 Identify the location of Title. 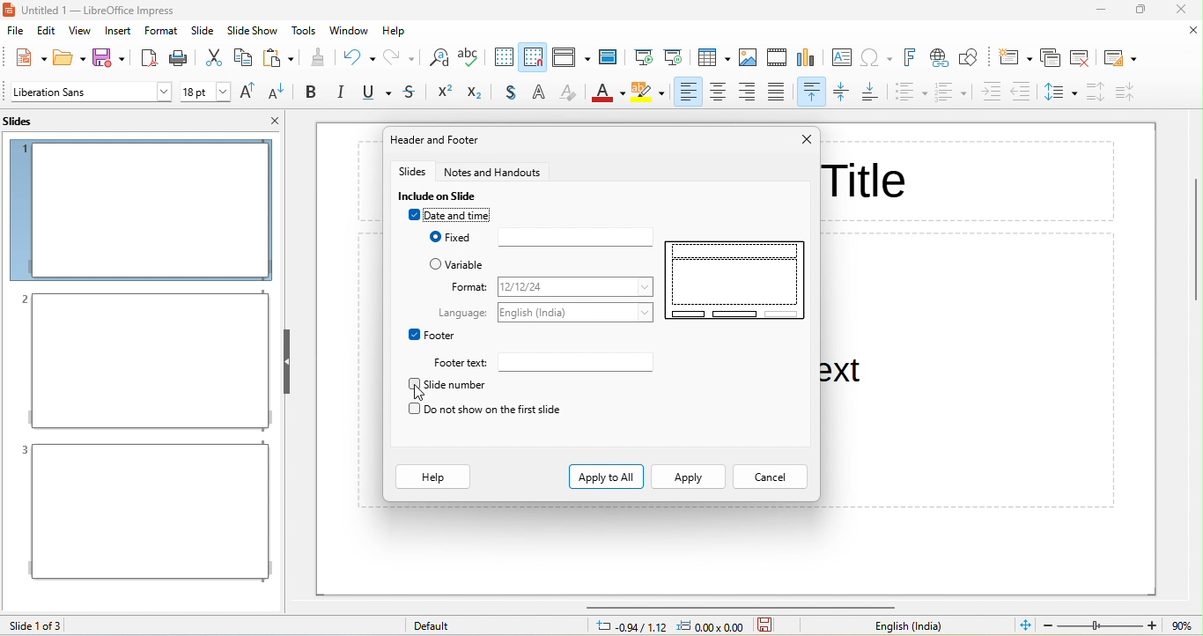
(867, 178).